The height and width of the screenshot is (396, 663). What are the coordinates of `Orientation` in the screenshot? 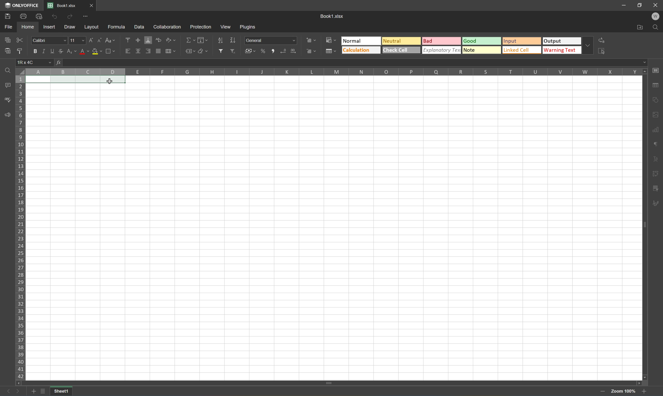 It's located at (171, 39).